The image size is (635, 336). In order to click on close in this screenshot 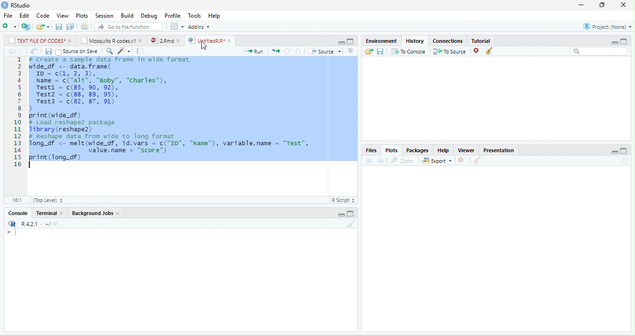, I will do `click(118, 214)`.